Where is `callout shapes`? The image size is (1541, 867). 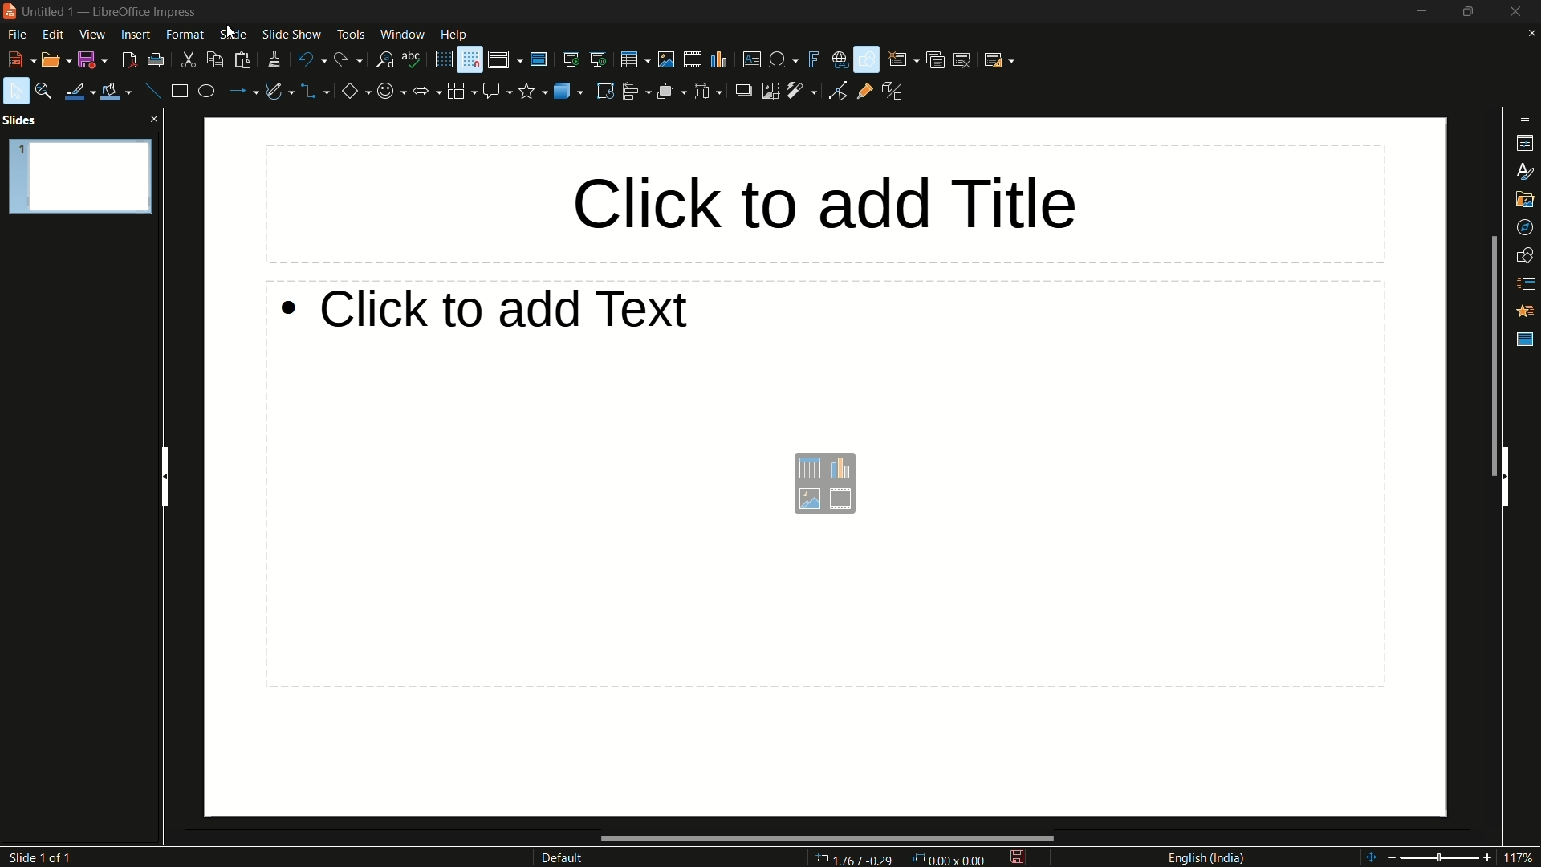 callout shapes is located at coordinates (498, 91).